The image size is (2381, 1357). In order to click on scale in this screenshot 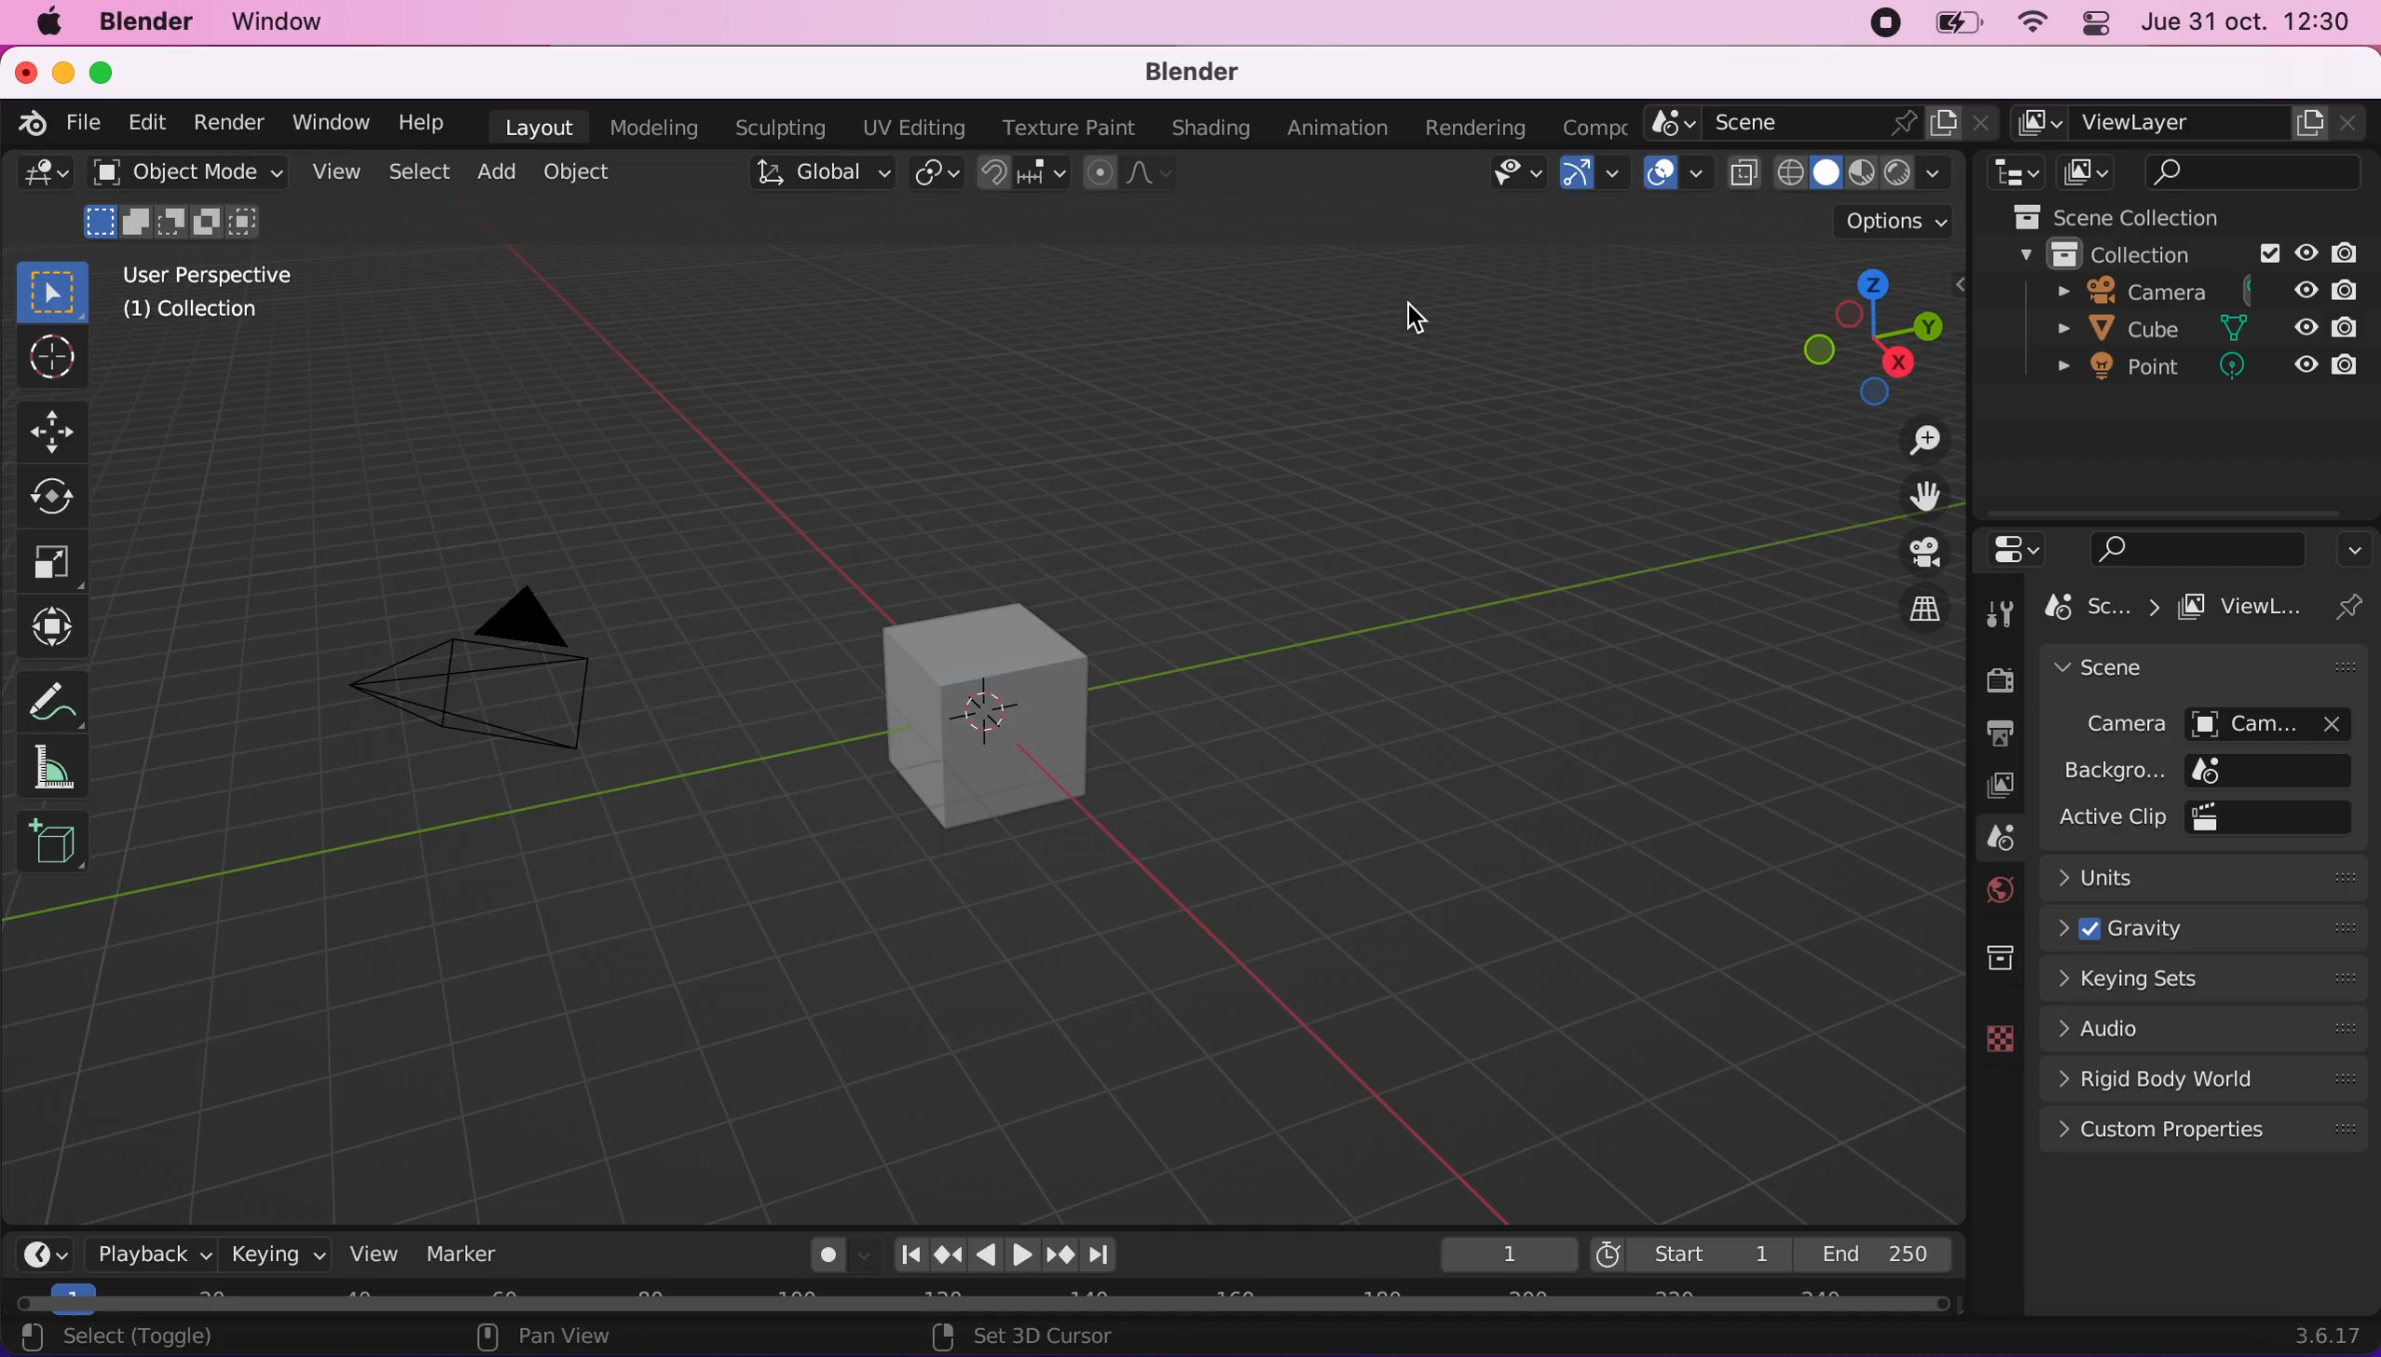, I will do `click(57, 560)`.